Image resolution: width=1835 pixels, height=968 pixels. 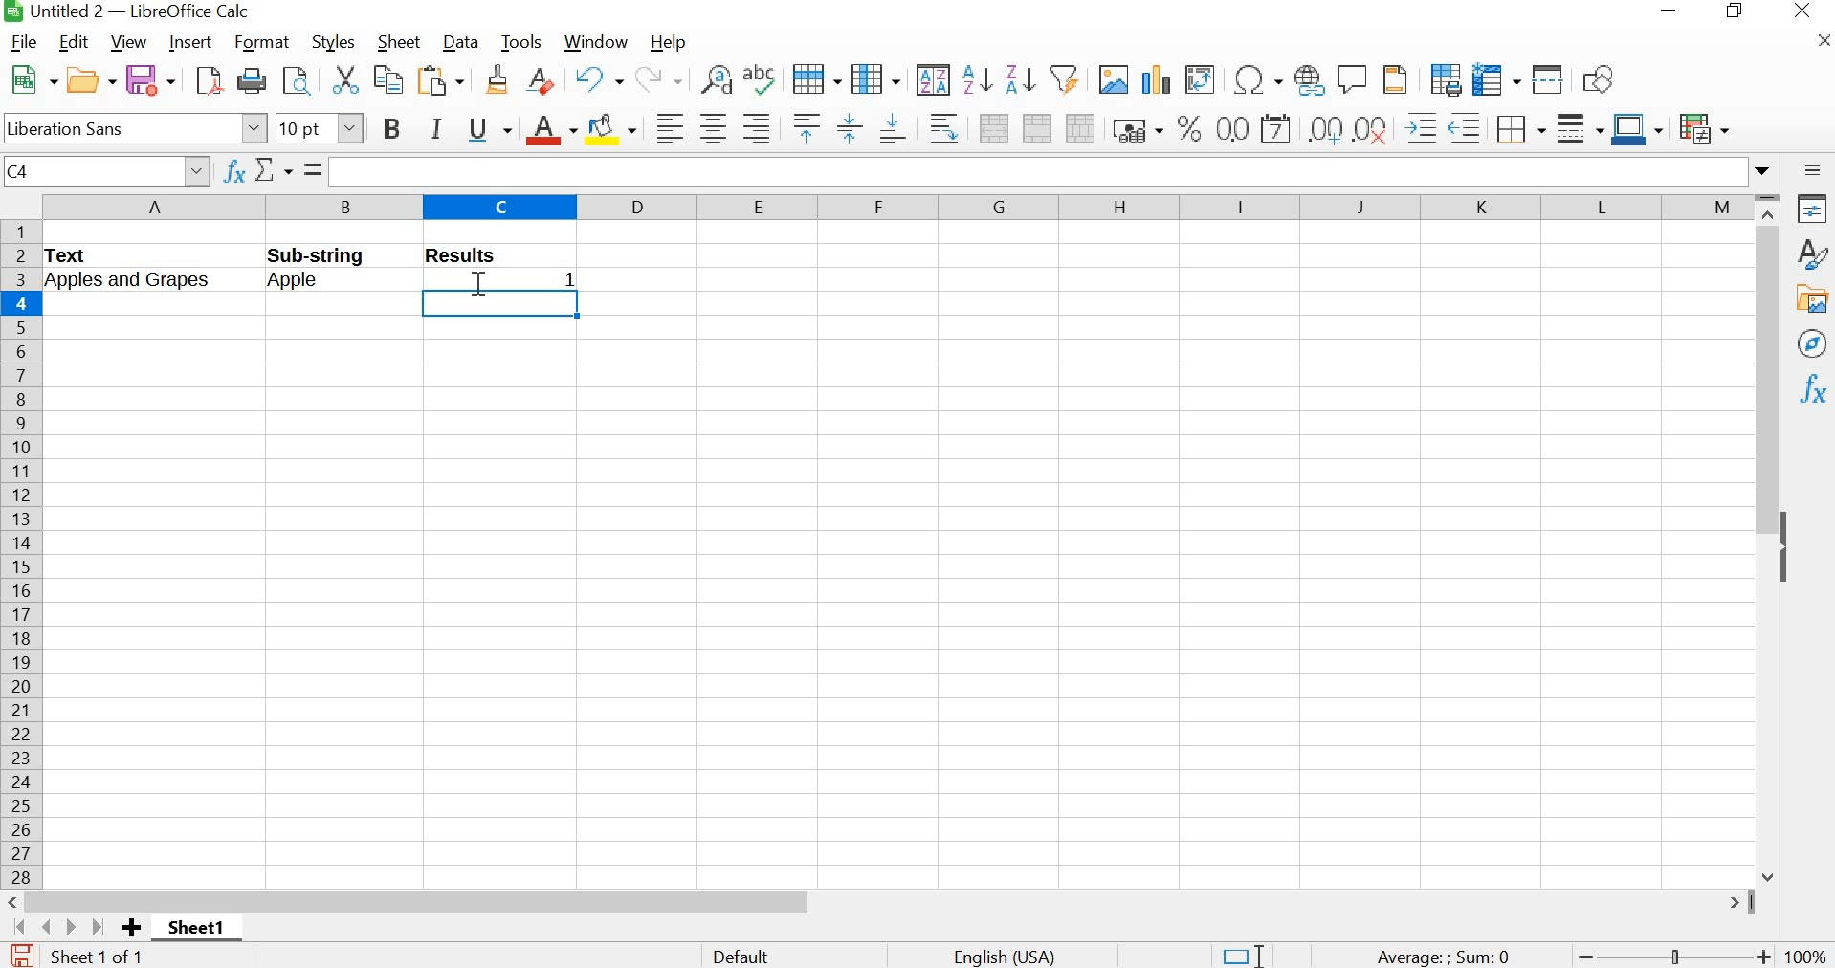 I want to click on row, so click(x=814, y=77).